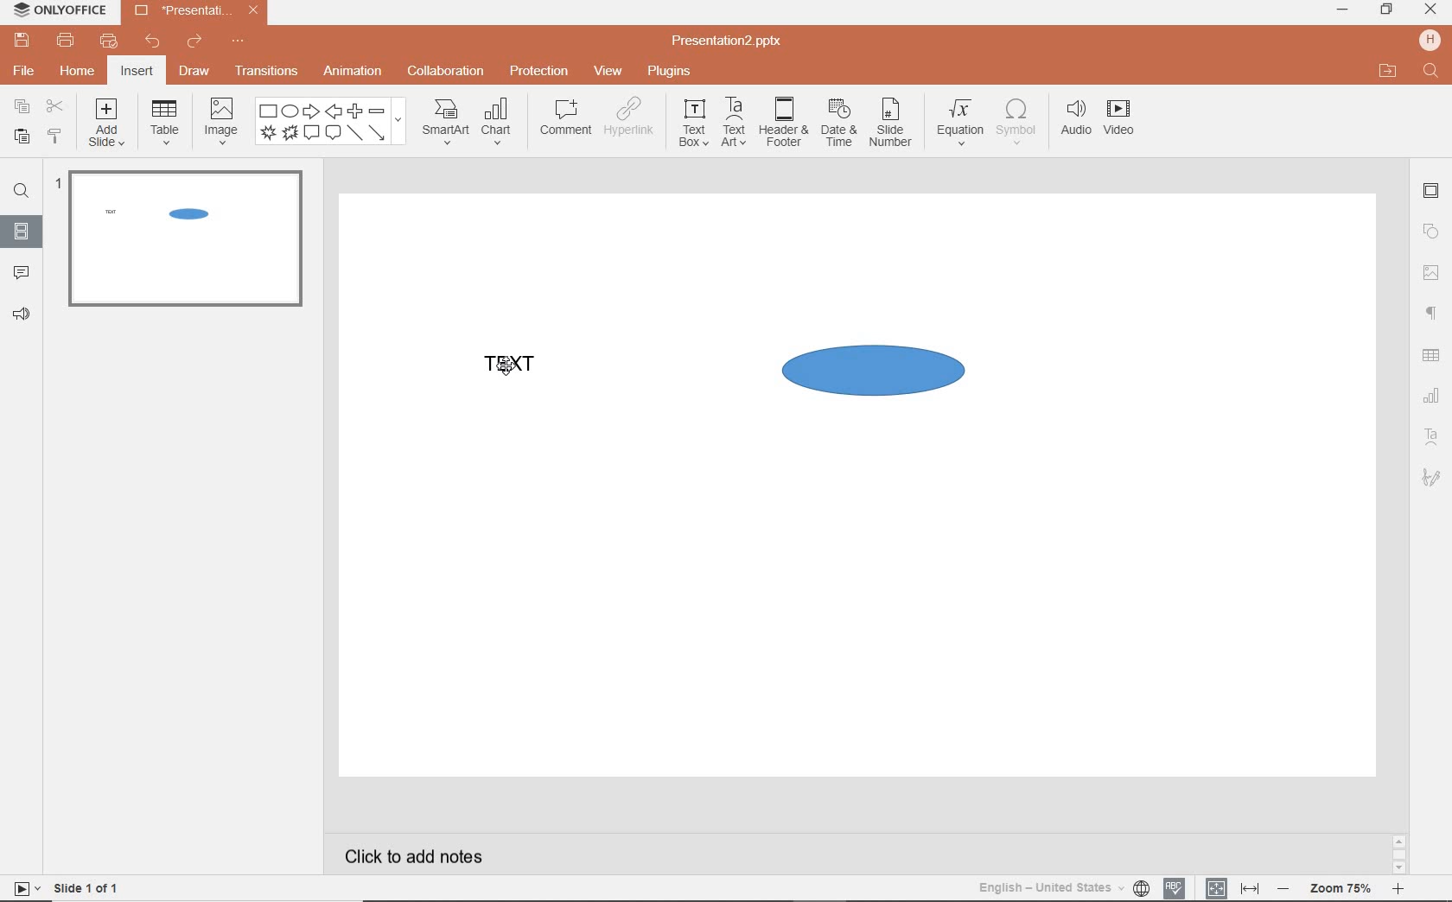 The width and height of the screenshot is (1452, 902). Describe the element at coordinates (1120, 121) in the screenshot. I see `video` at that location.